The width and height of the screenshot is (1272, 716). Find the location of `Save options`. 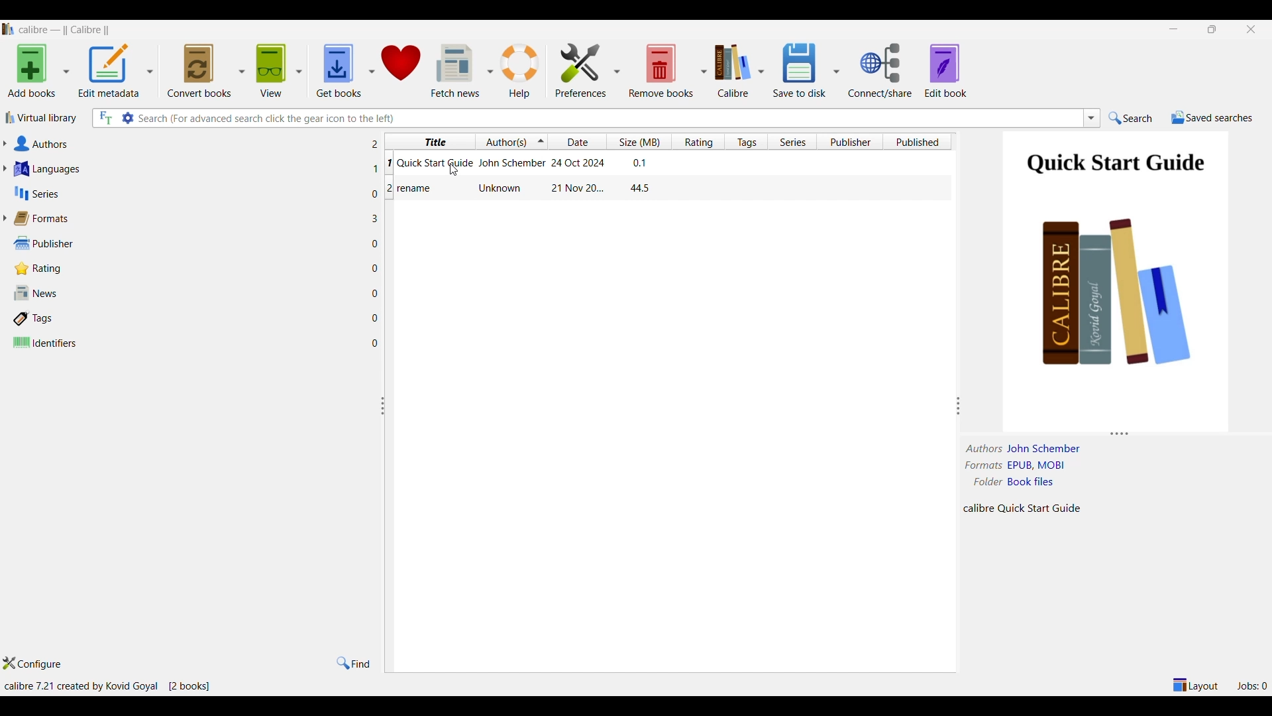

Save options is located at coordinates (835, 71).